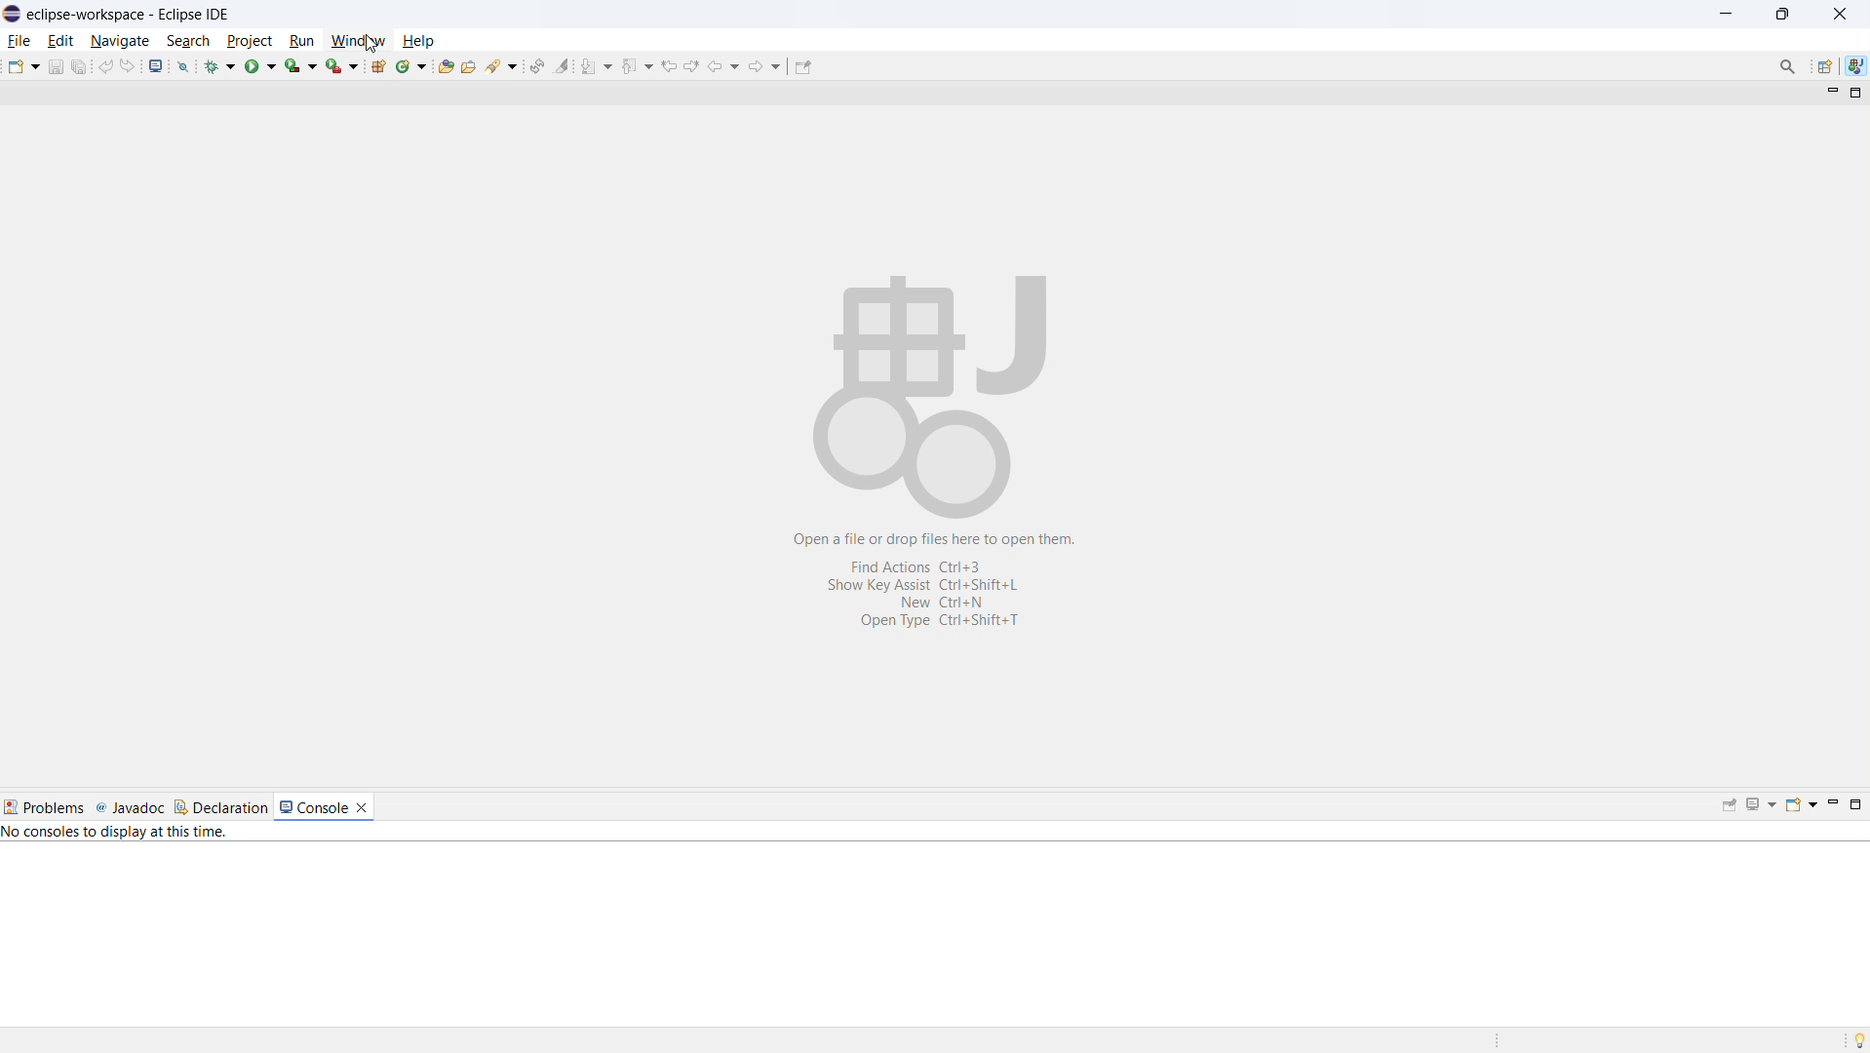  What do you see at coordinates (563, 64) in the screenshot?
I see `toggle ant mark occurances` at bounding box center [563, 64].